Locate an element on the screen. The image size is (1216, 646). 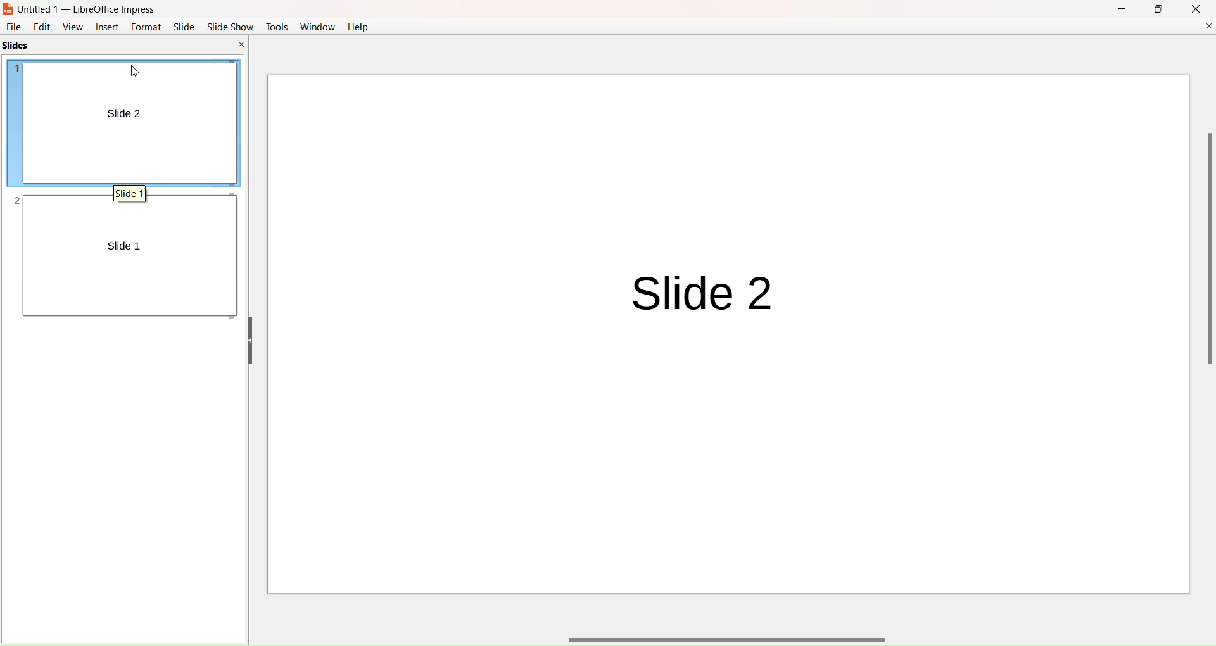
reordered slide is located at coordinates (128, 122).